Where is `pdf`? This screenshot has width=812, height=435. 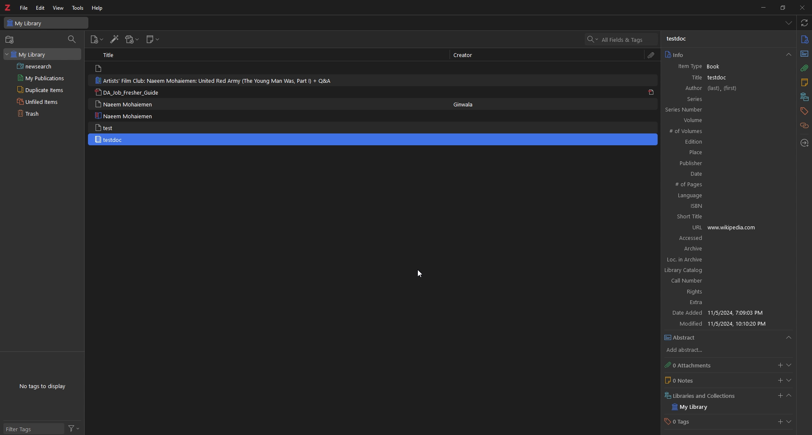 pdf is located at coordinates (651, 92).